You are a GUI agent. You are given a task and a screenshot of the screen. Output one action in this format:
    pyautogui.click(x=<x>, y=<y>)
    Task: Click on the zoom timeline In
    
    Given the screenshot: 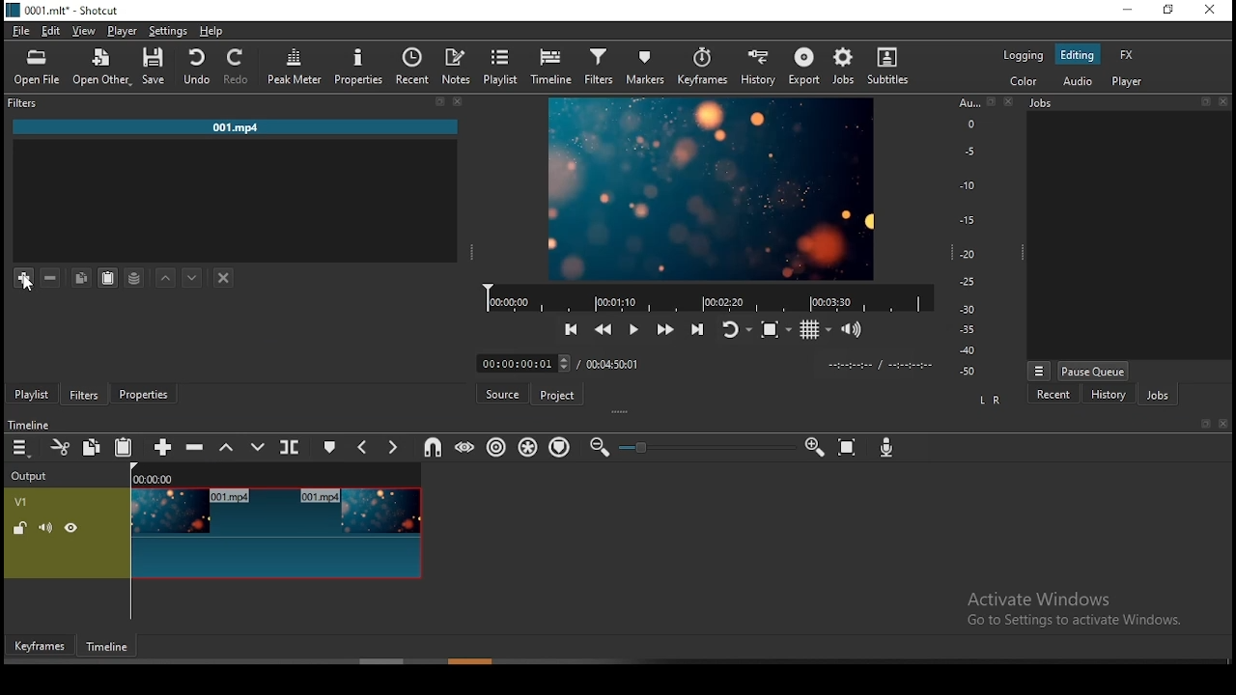 What is the action you would take?
    pyautogui.click(x=812, y=448)
    